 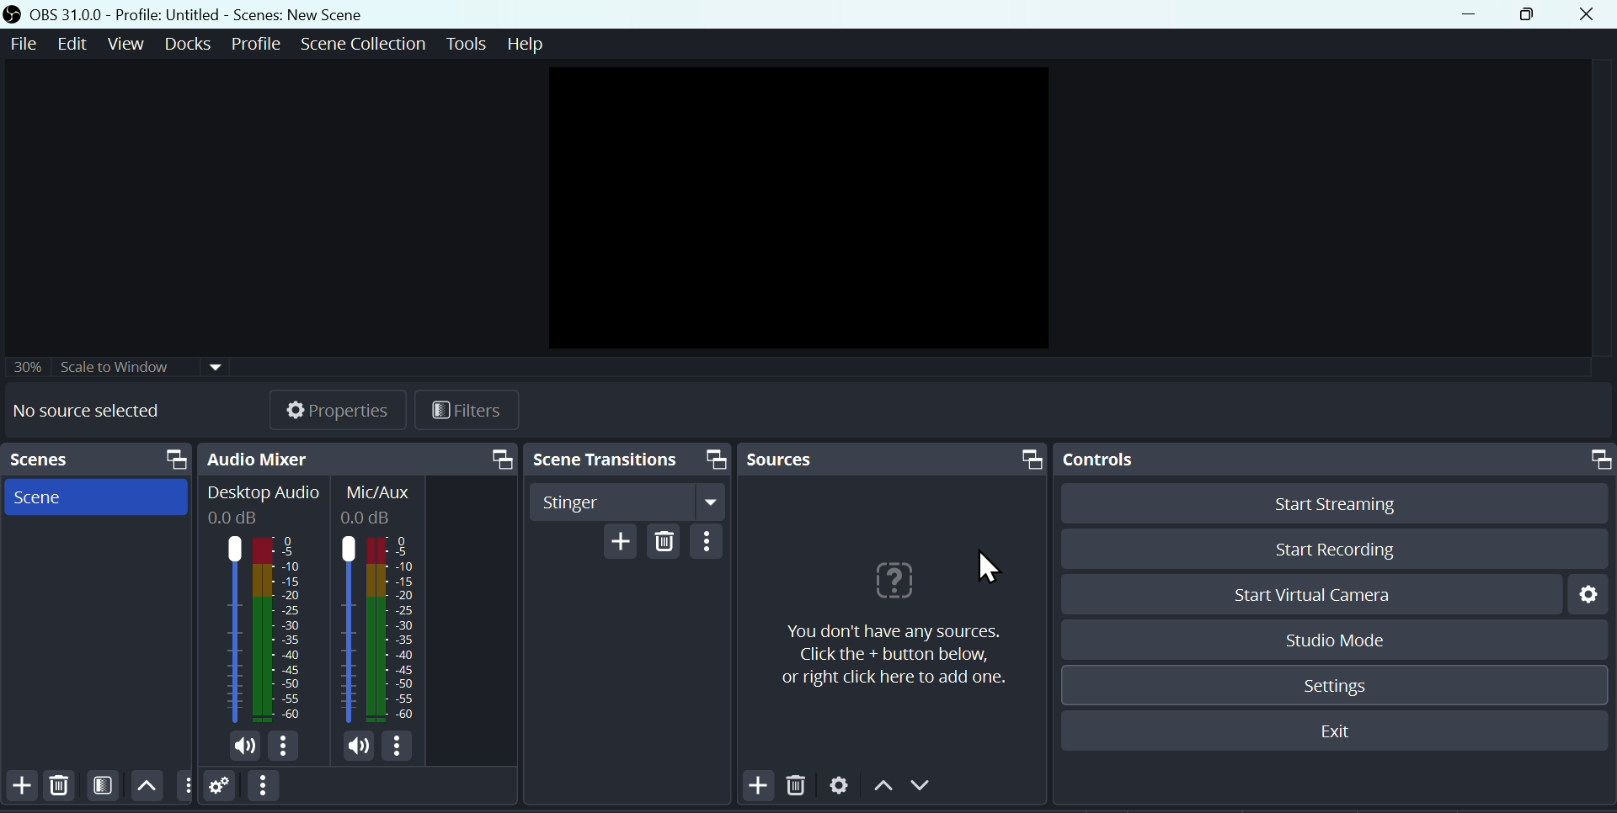 I want to click on Profile, so click(x=257, y=46).